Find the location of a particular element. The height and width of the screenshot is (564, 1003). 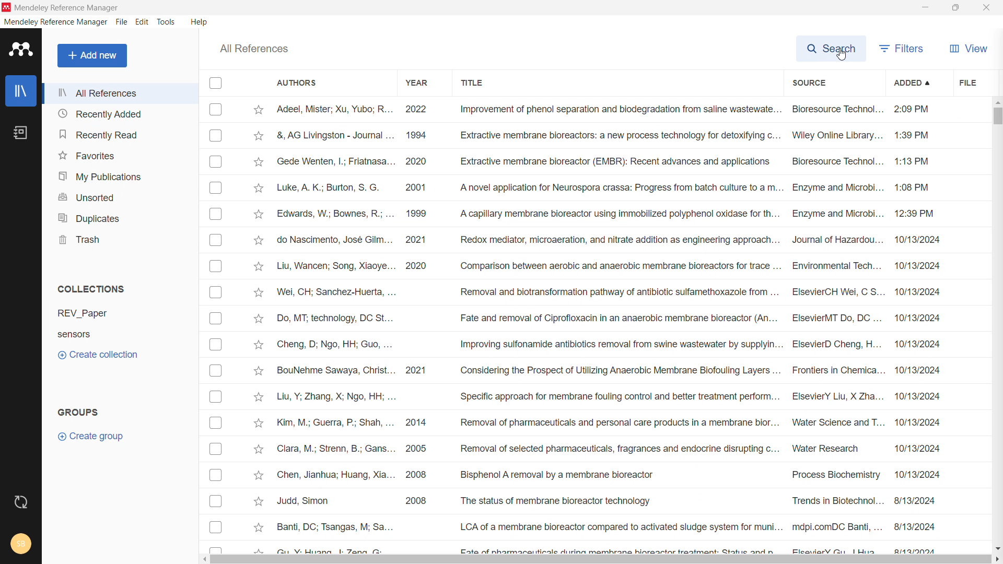

recently added is located at coordinates (121, 114).